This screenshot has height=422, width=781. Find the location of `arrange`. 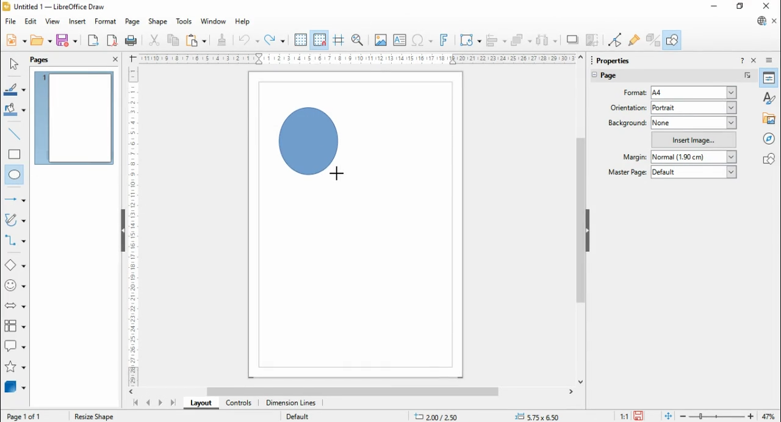

arrange is located at coordinates (522, 40).